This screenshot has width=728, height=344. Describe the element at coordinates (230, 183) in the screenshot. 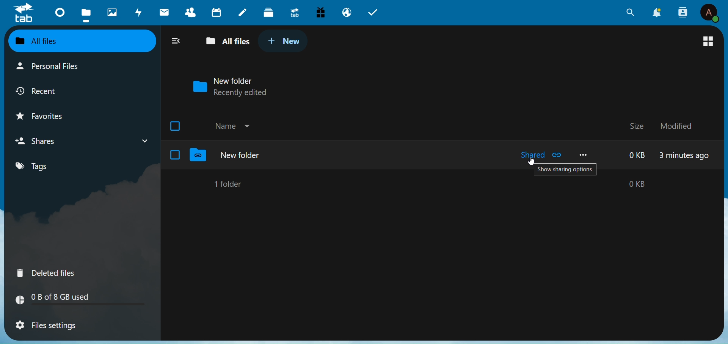

I see `1 Folder` at that location.